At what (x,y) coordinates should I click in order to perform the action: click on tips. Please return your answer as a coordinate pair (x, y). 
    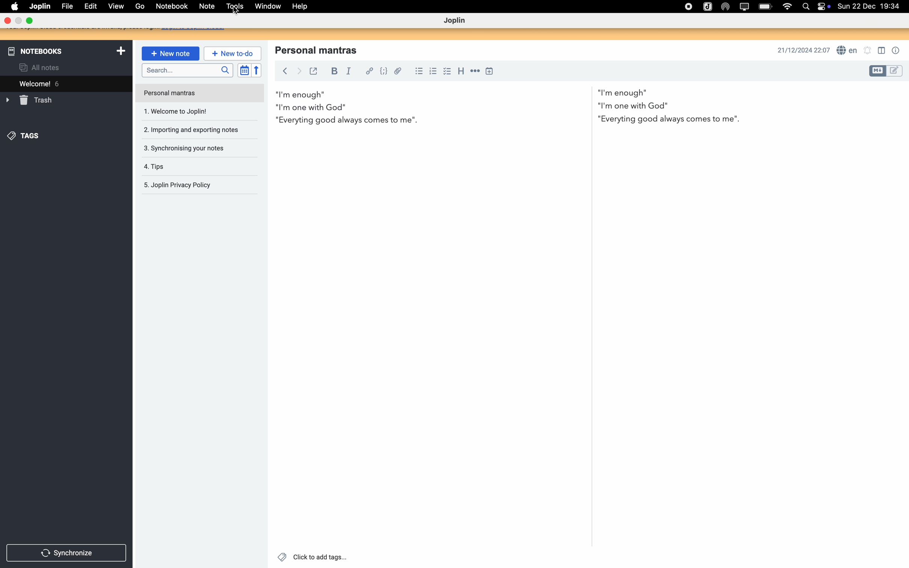
    Looking at the image, I should click on (154, 168).